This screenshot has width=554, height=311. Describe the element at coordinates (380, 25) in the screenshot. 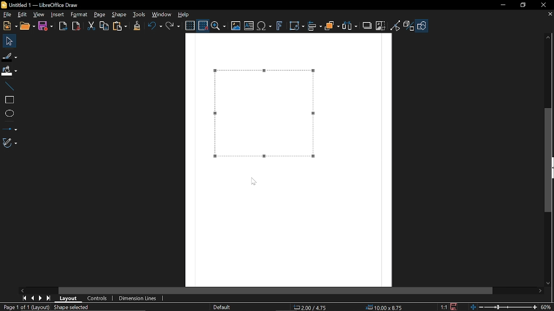

I see `Crop` at that location.